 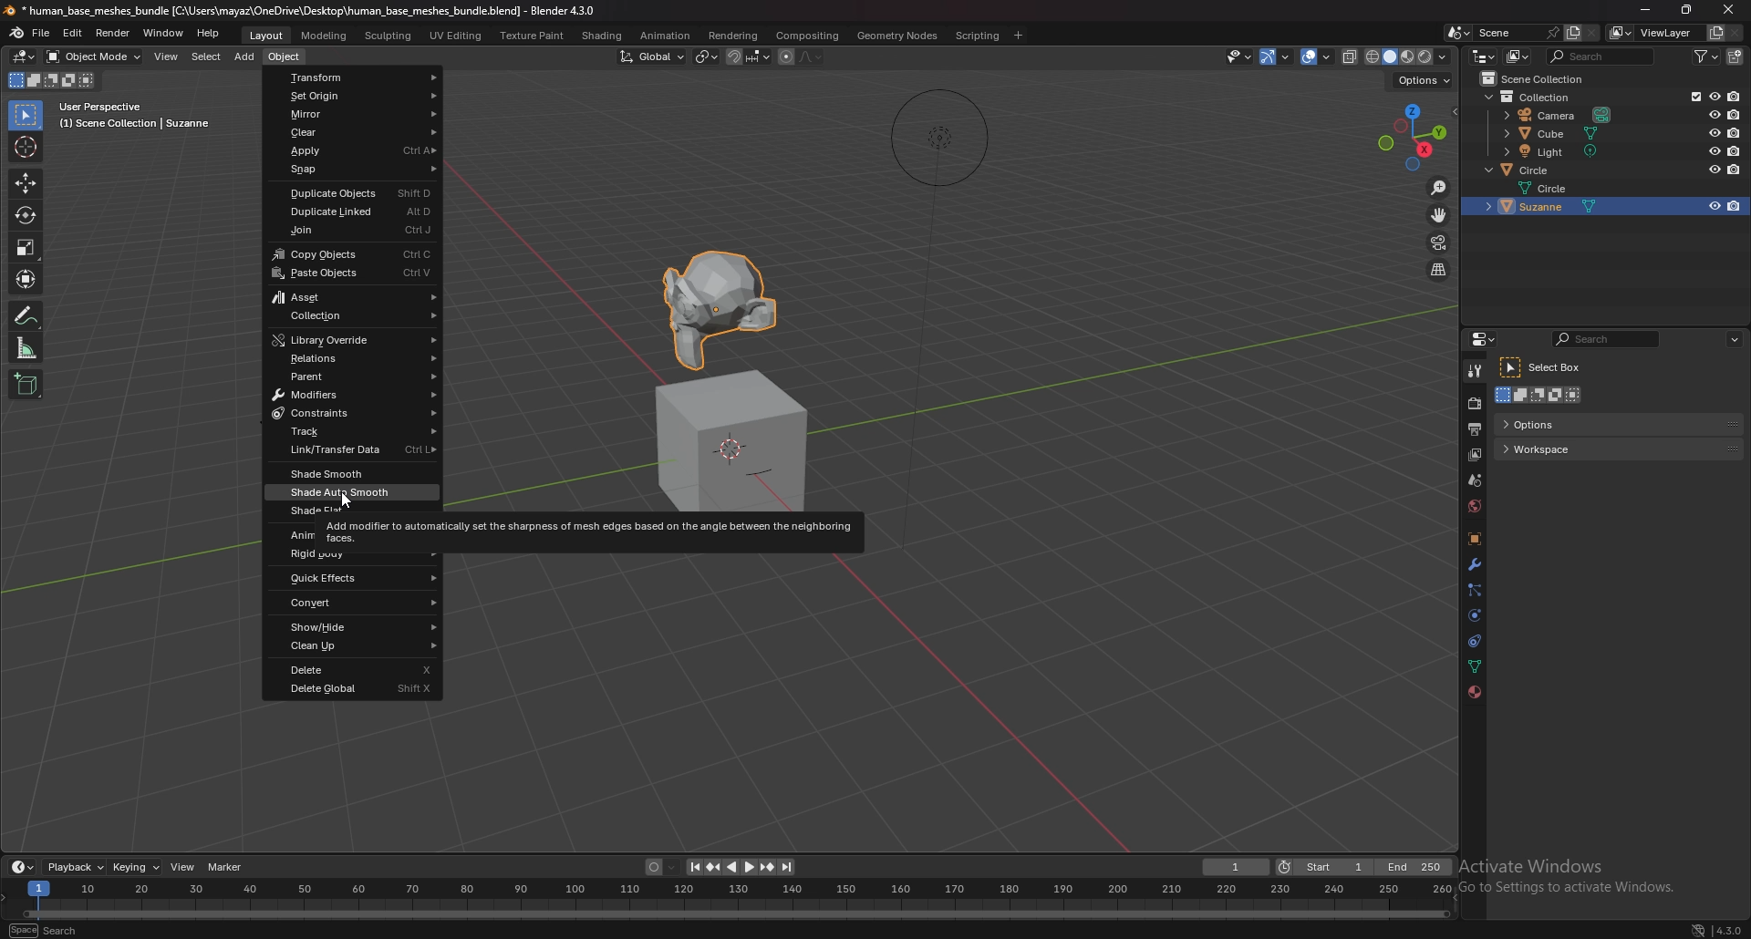 What do you see at coordinates (354, 315) in the screenshot?
I see `collection` at bounding box center [354, 315].